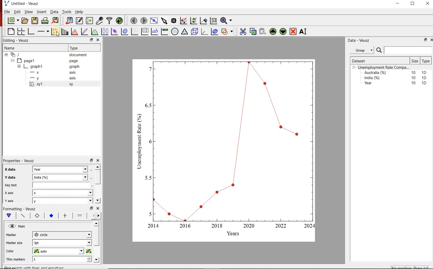 The image size is (433, 269). I want to click on increase, so click(90, 257).